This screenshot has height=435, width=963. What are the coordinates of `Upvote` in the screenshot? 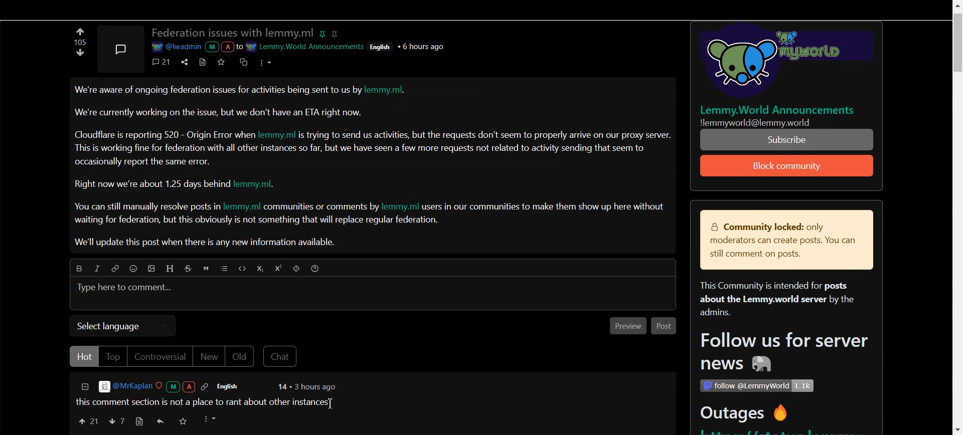 It's located at (88, 420).